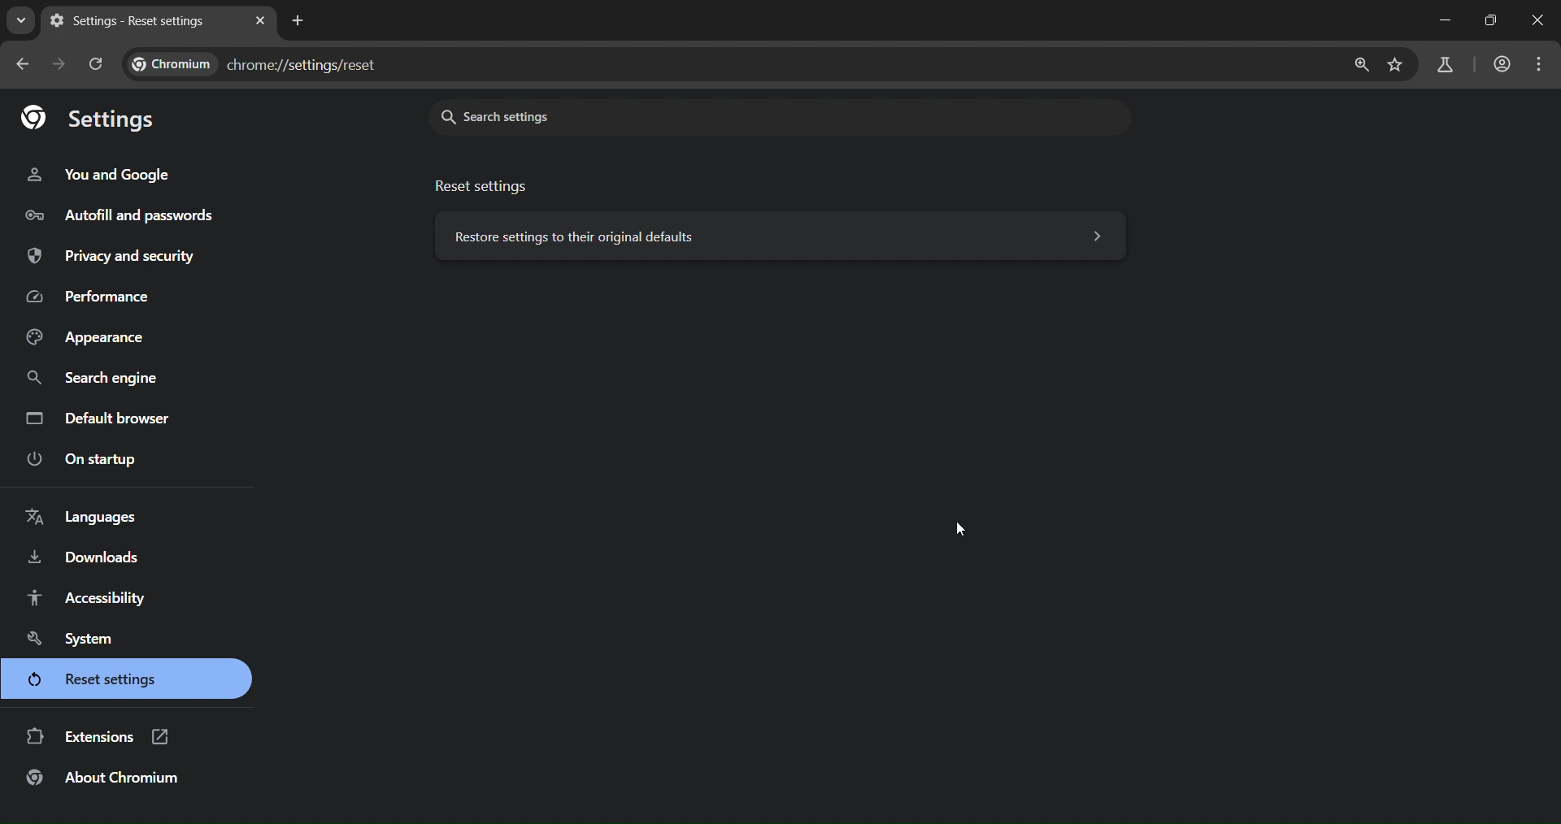  What do you see at coordinates (24, 63) in the screenshot?
I see `go back one page` at bounding box center [24, 63].